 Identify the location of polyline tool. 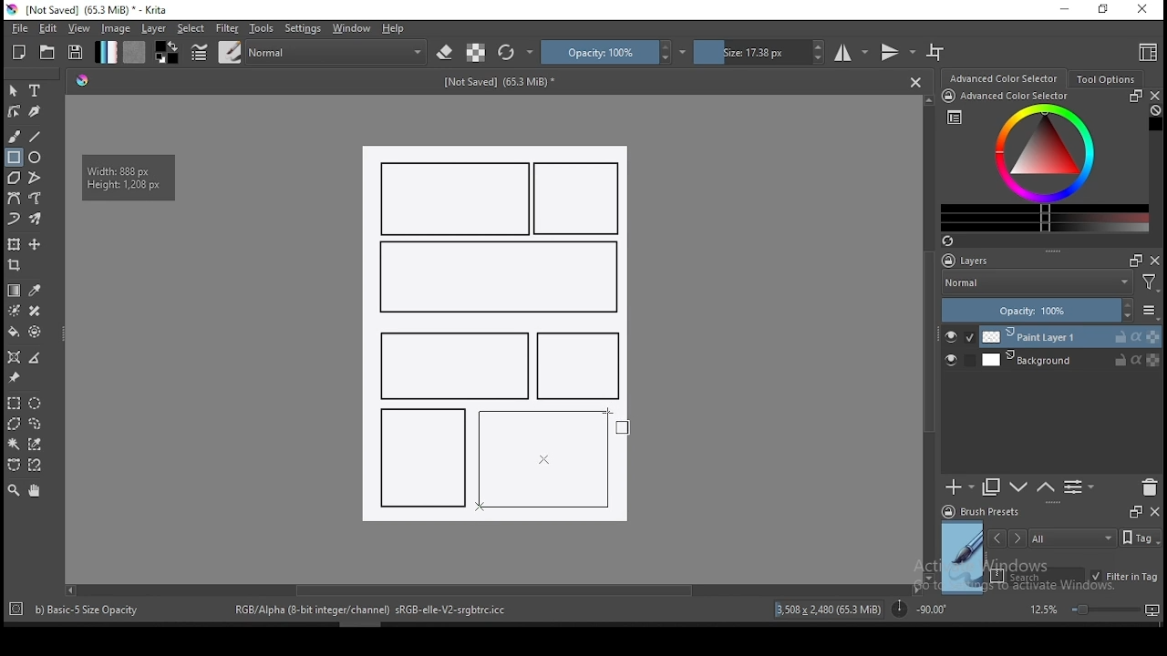
(35, 176).